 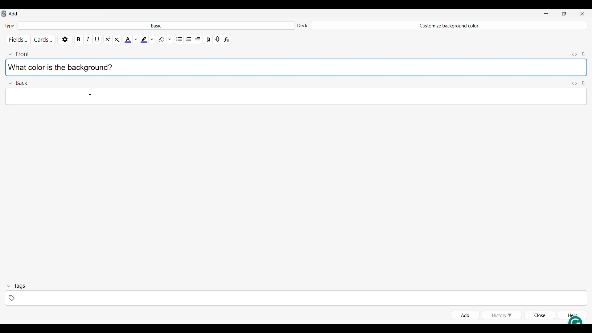 I want to click on Equations, so click(x=227, y=39).